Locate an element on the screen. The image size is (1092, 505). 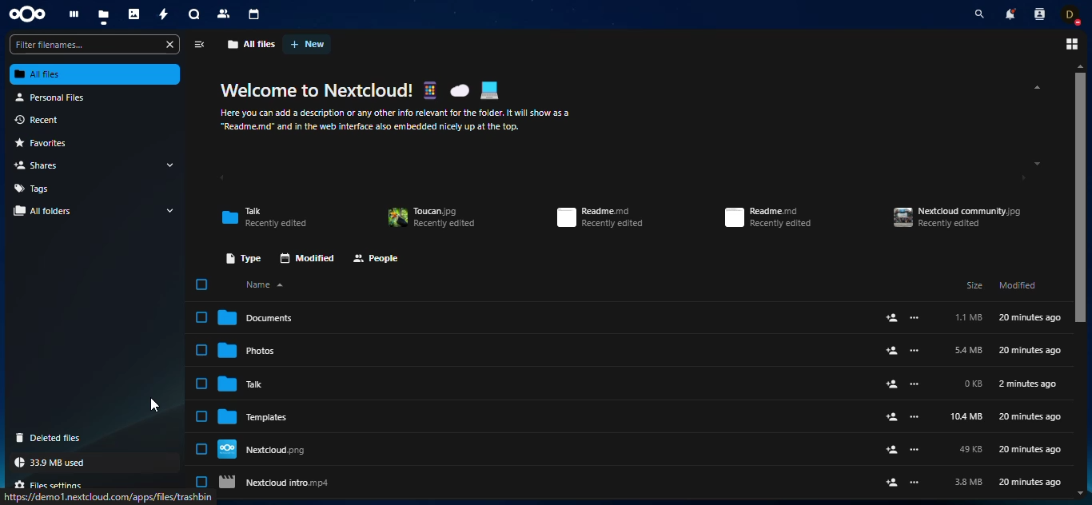
Nextcloud.png is located at coordinates (261, 449).